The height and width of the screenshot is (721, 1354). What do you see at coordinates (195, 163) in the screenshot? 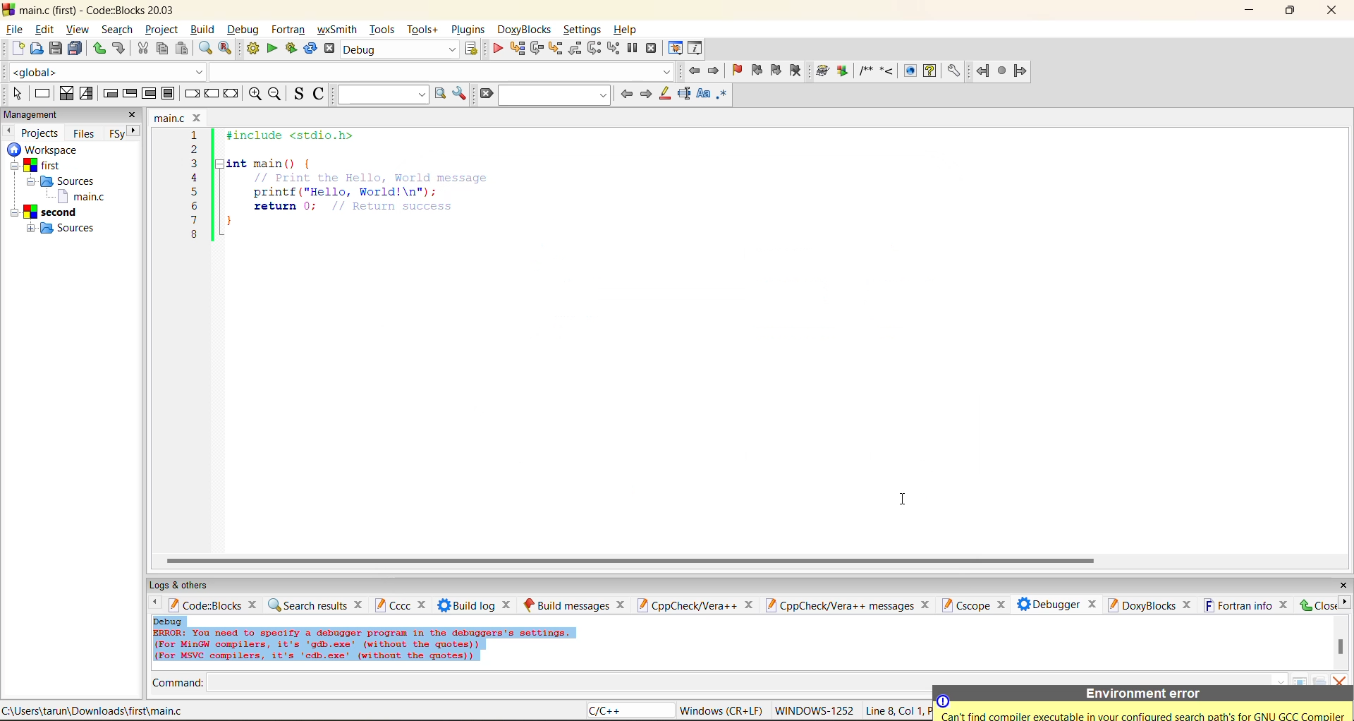
I see `3` at bounding box center [195, 163].